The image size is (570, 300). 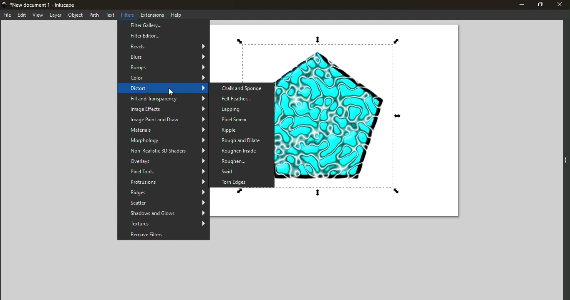 I want to click on Fill and Transparency, so click(x=162, y=100).